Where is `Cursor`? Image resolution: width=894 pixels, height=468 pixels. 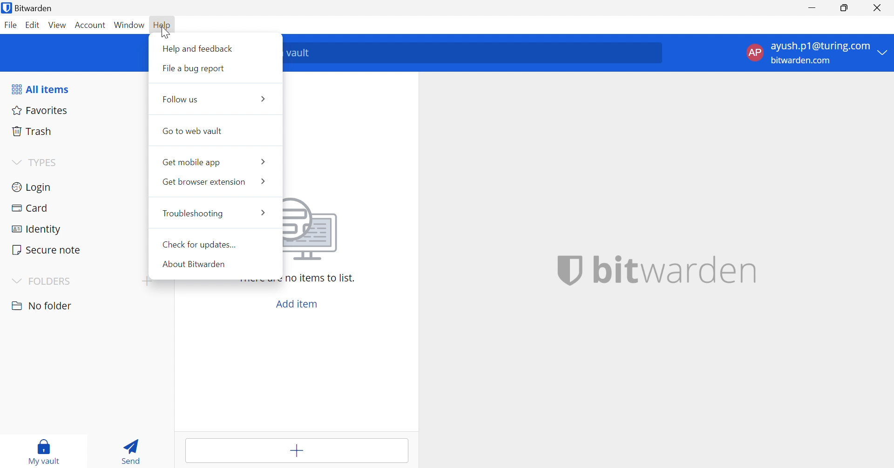
Cursor is located at coordinates (167, 34).